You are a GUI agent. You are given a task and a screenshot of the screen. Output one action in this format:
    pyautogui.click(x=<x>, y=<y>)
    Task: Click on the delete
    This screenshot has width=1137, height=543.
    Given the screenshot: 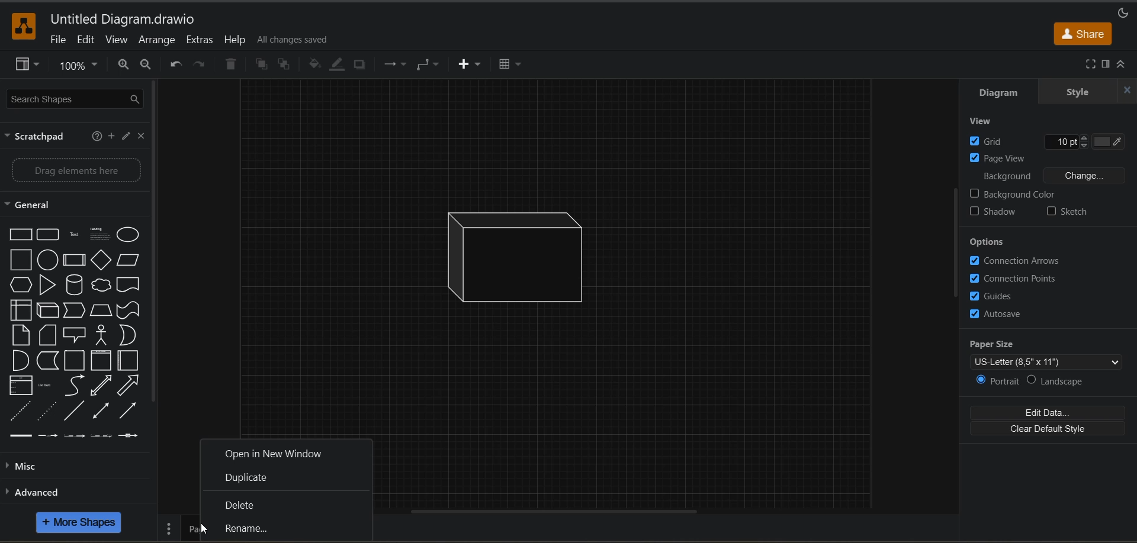 What is the action you would take?
    pyautogui.click(x=230, y=65)
    